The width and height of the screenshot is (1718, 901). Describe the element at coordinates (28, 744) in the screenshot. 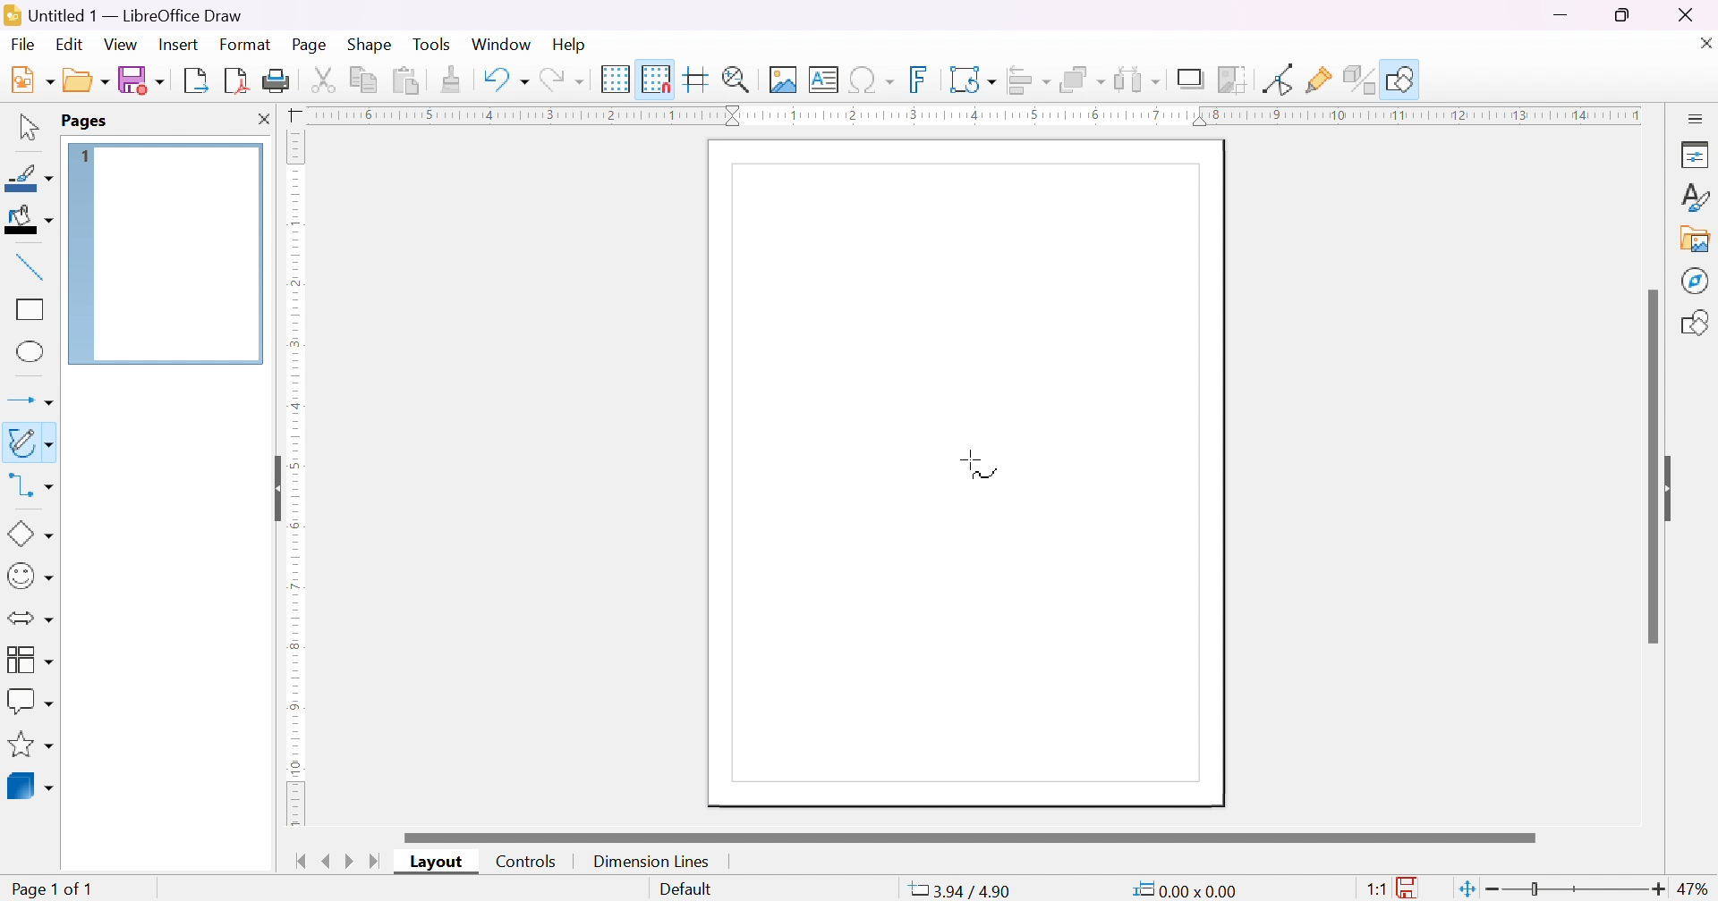

I see `stars & banners` at that location.